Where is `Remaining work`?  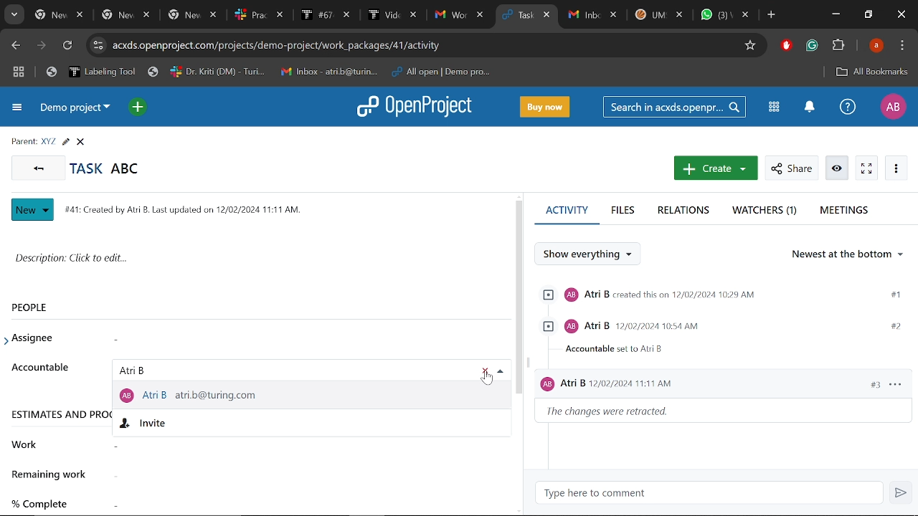
Remaining work is located at coordinates (51, 478).